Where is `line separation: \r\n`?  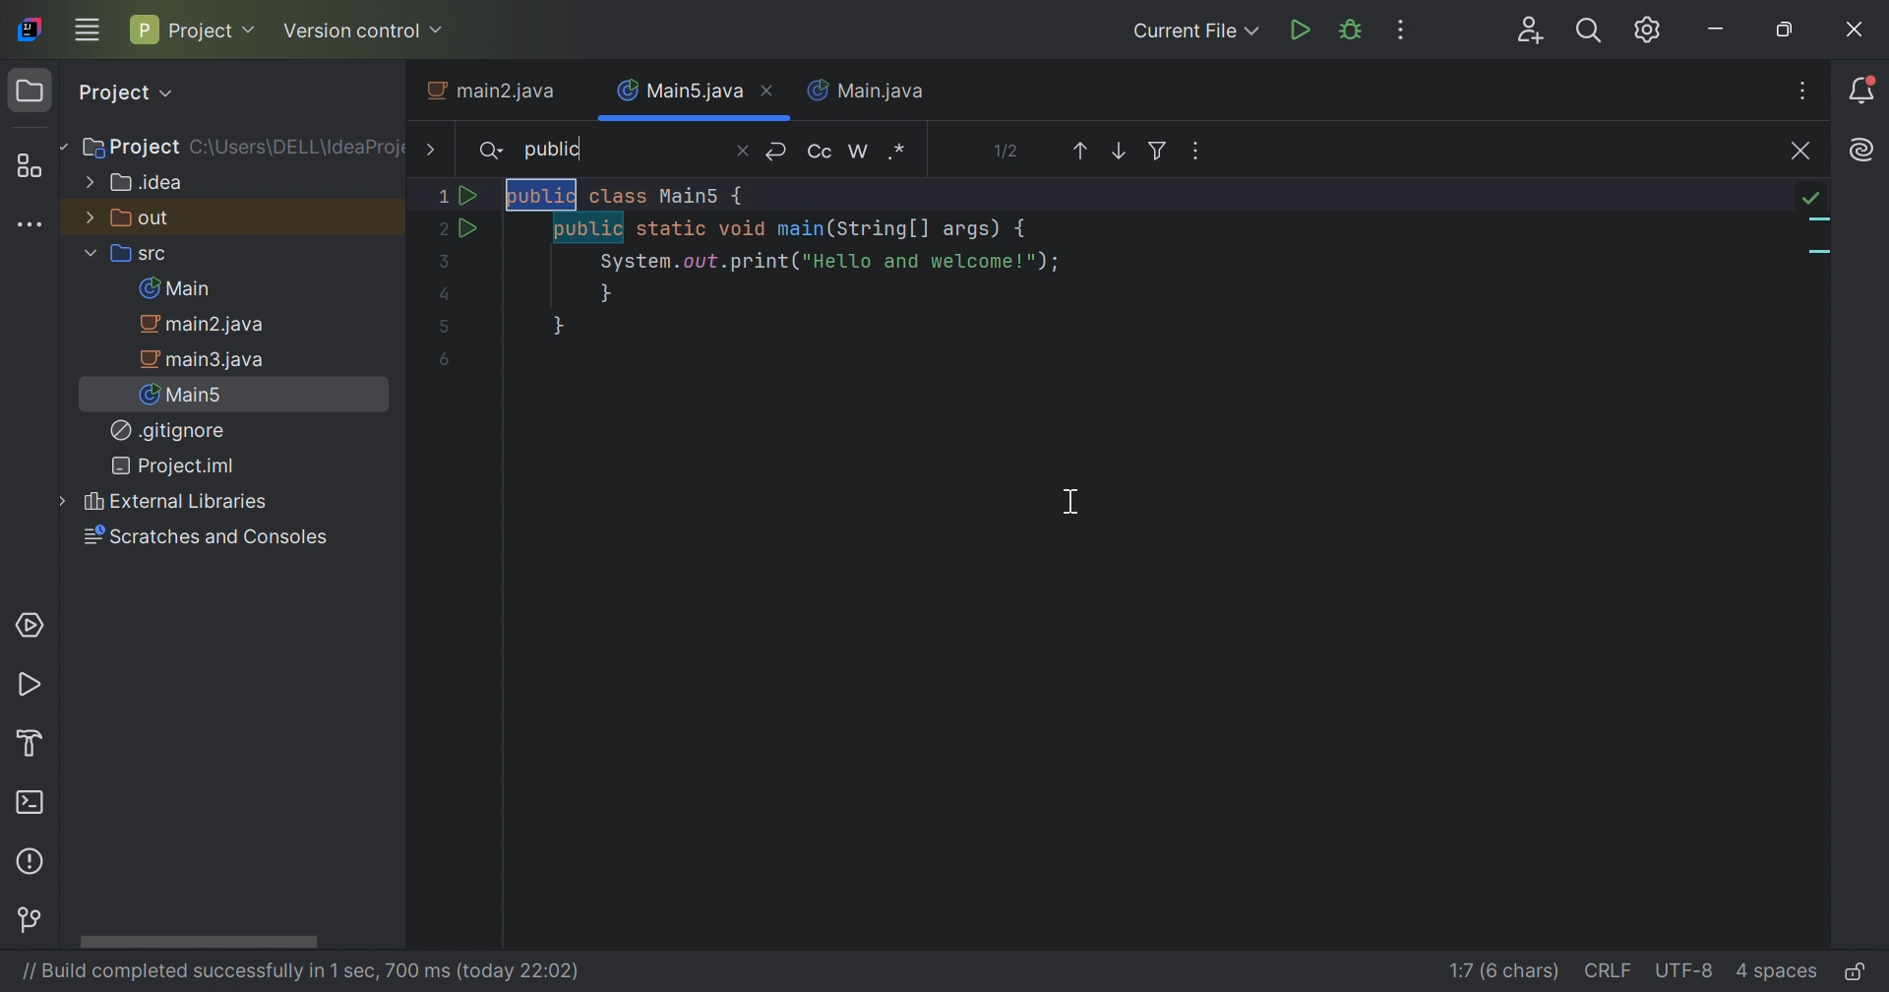
line separation: \r\n is located at coordinates (1611, 971).